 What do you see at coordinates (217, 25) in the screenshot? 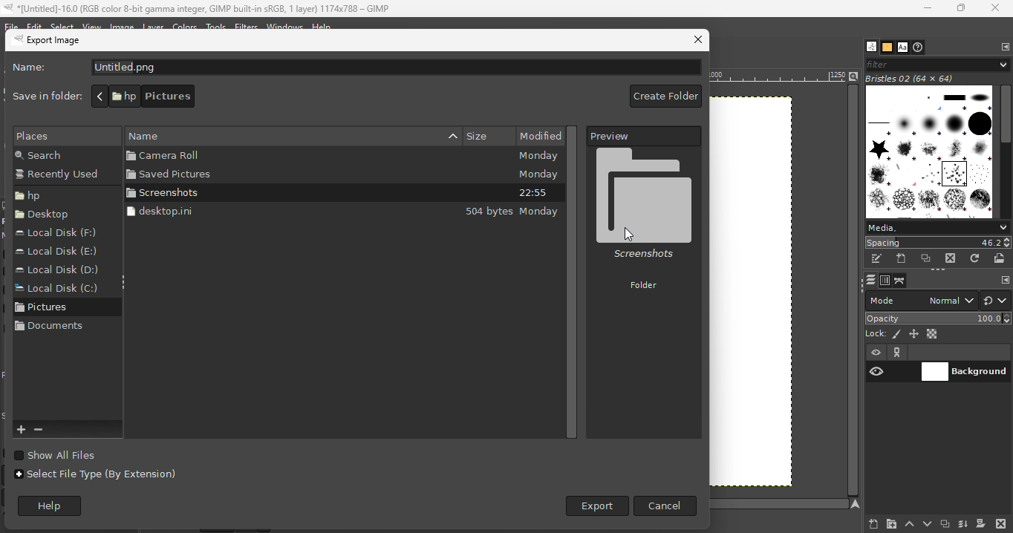
I see `Tools` at bounding box center [217, 25].